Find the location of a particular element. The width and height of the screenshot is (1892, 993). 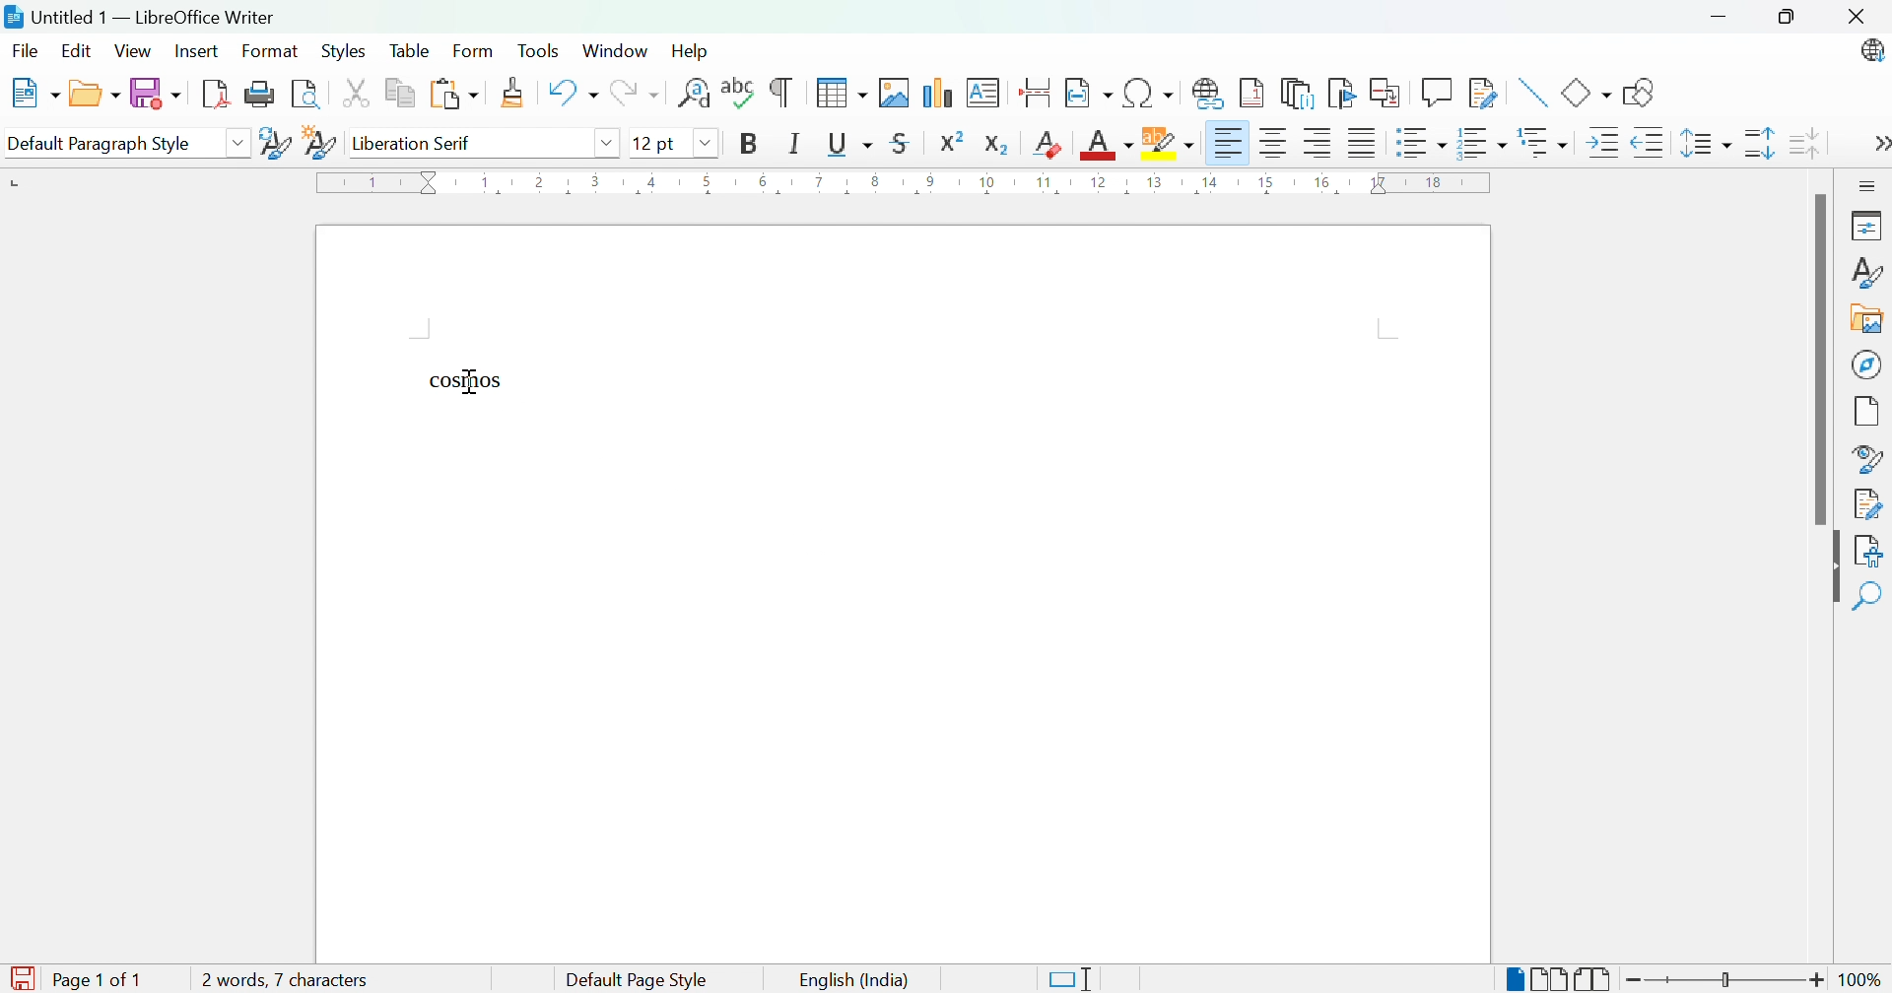

cosmos is located at coordinates (462, 380).